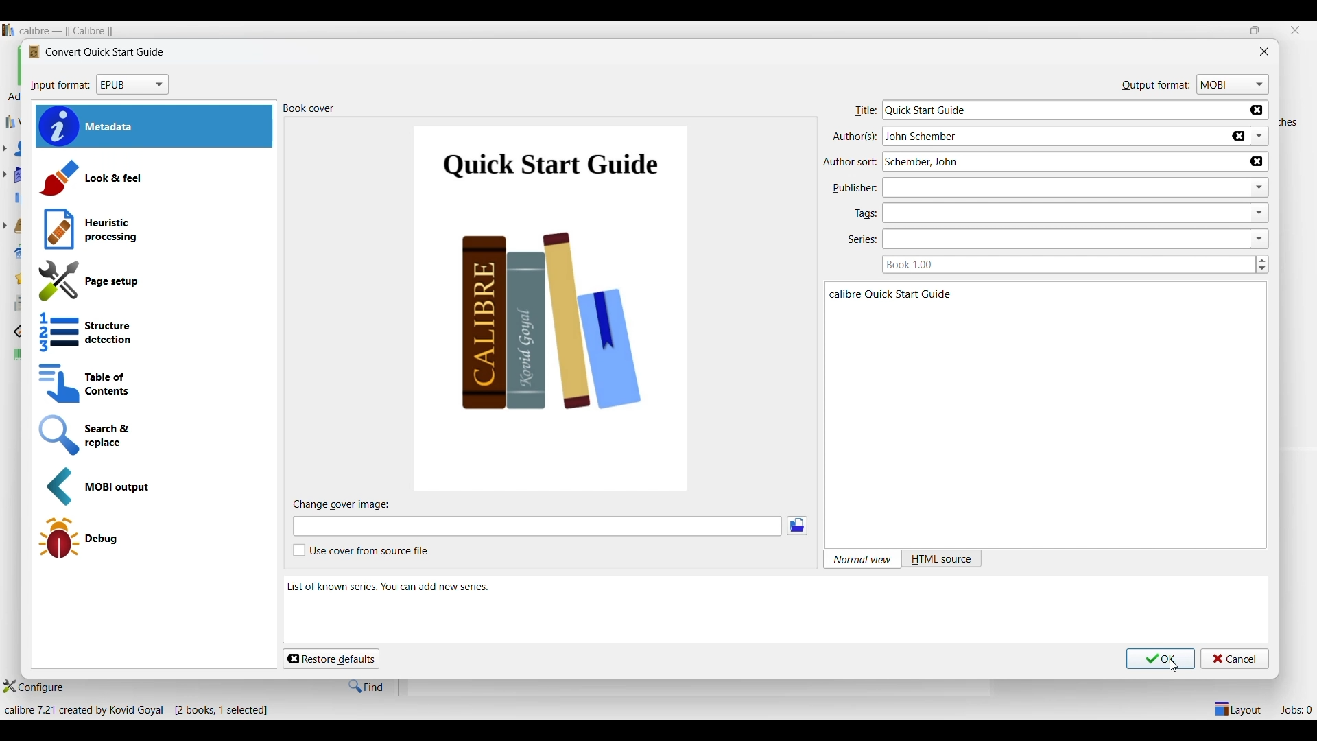 The width and height of the screenshot is (1317, 741). What do you see at coordinates (1296, 709) in the screenshot?
I see `Jobs` at bounding box center [1296, 709].